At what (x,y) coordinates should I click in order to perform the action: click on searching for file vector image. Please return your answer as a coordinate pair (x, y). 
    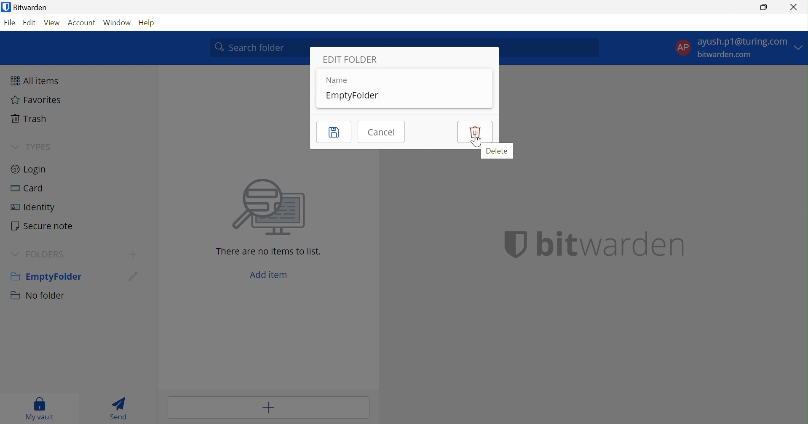
    Looking at the image, I should click on (265, 208).